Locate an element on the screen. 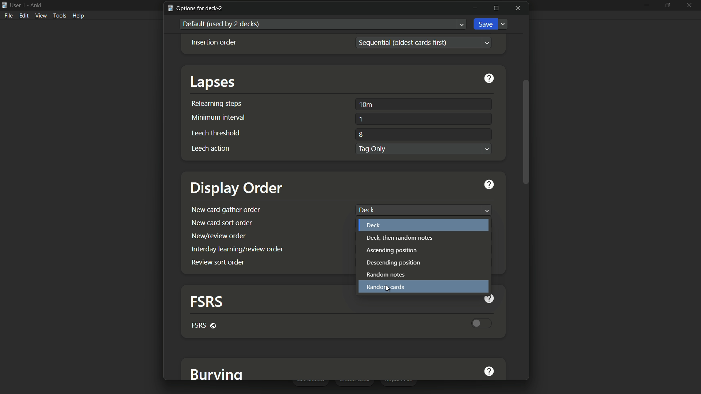 This screenshot has height=394, width=701. edit menu is located at coordinates (24, 16).